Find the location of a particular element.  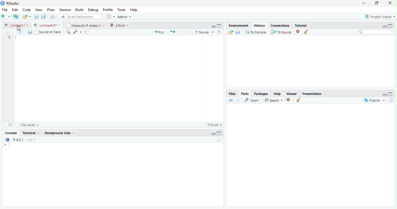

Clear is located at coordinates (299, 100).